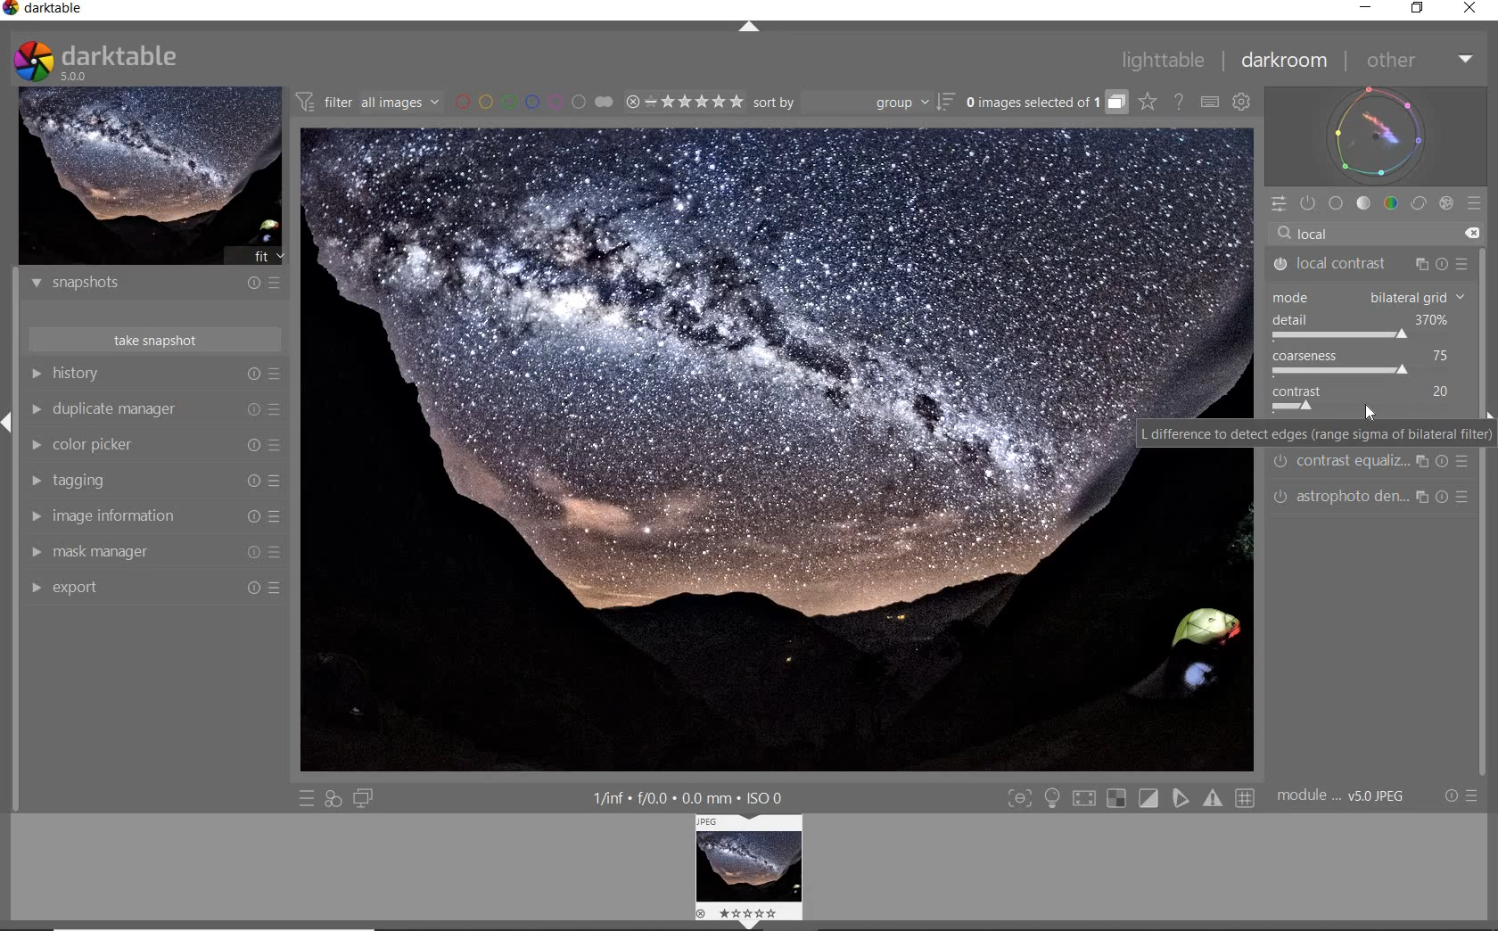  Describe the element at coordinates (119, 407) in the screenshot. I see `Duplicate manager` at that location.